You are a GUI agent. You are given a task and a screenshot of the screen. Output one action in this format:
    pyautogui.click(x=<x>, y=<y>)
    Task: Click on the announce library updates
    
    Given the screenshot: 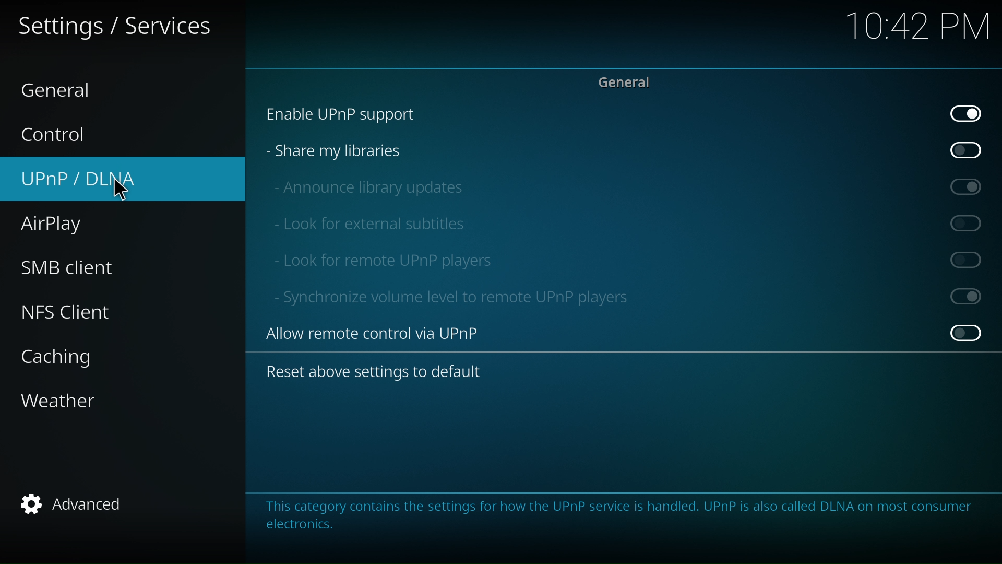 What is the action you would take?
    pyautogui.click(x=629, y=185)
    